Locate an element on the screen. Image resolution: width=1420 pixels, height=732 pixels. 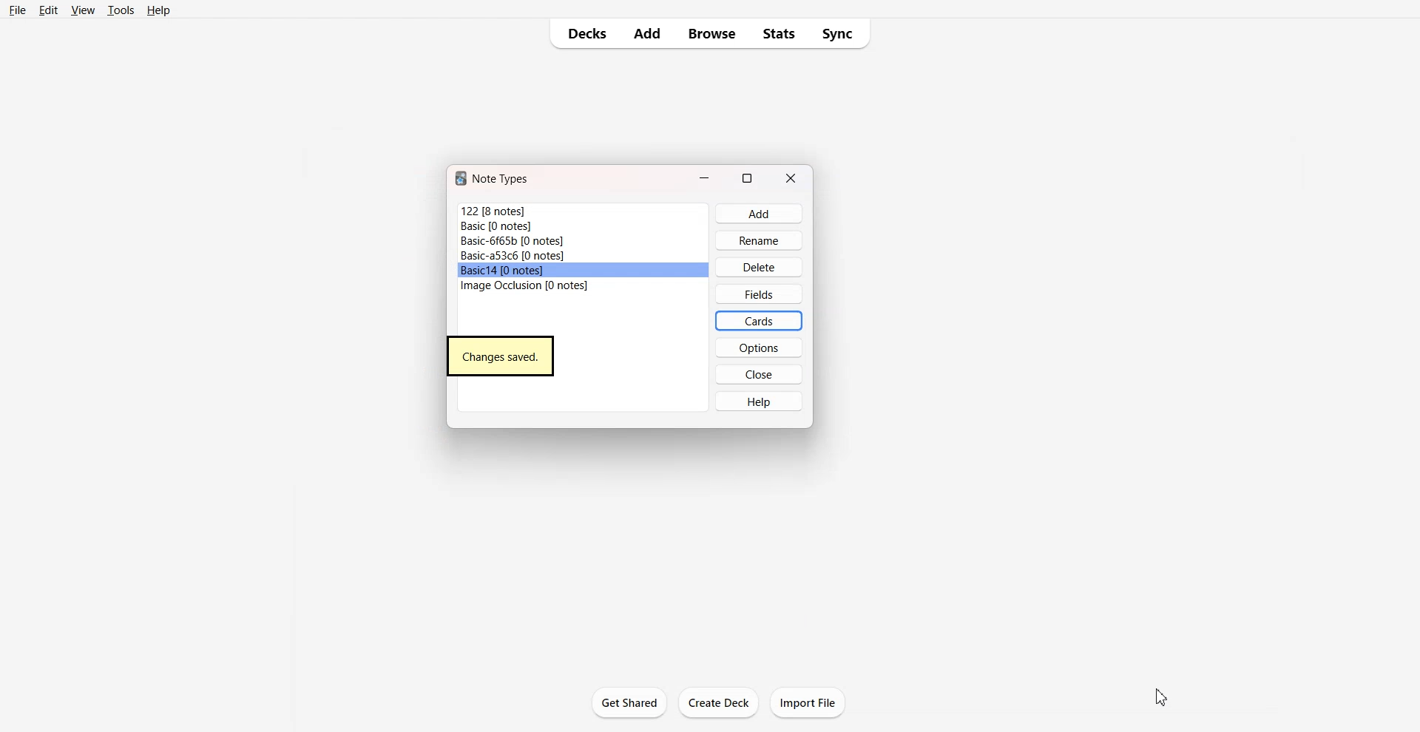
Close is located at coordinates (759, 374).